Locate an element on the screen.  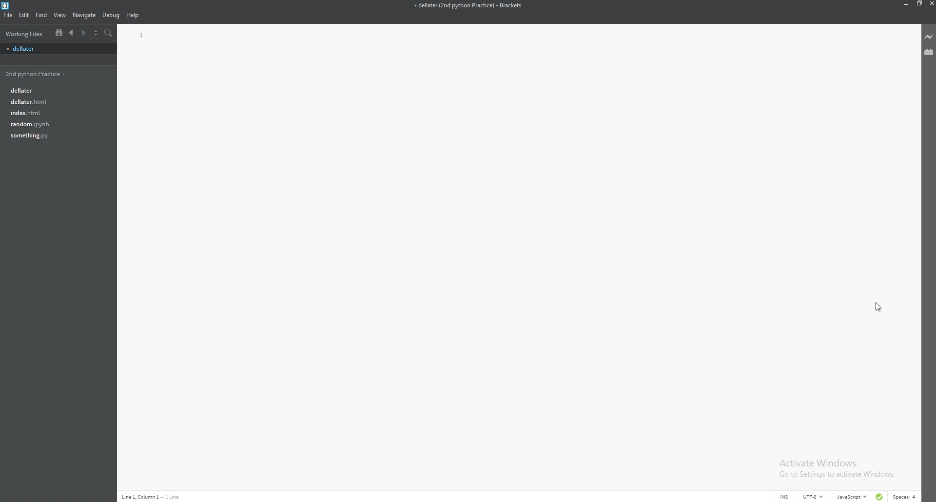
file is located at coordinates (55, 135).